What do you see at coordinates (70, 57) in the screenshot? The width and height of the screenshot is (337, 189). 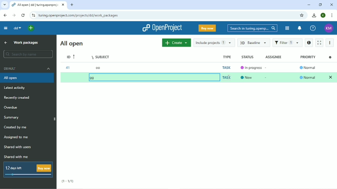 I see `ID` at bounding box center [70, 57].